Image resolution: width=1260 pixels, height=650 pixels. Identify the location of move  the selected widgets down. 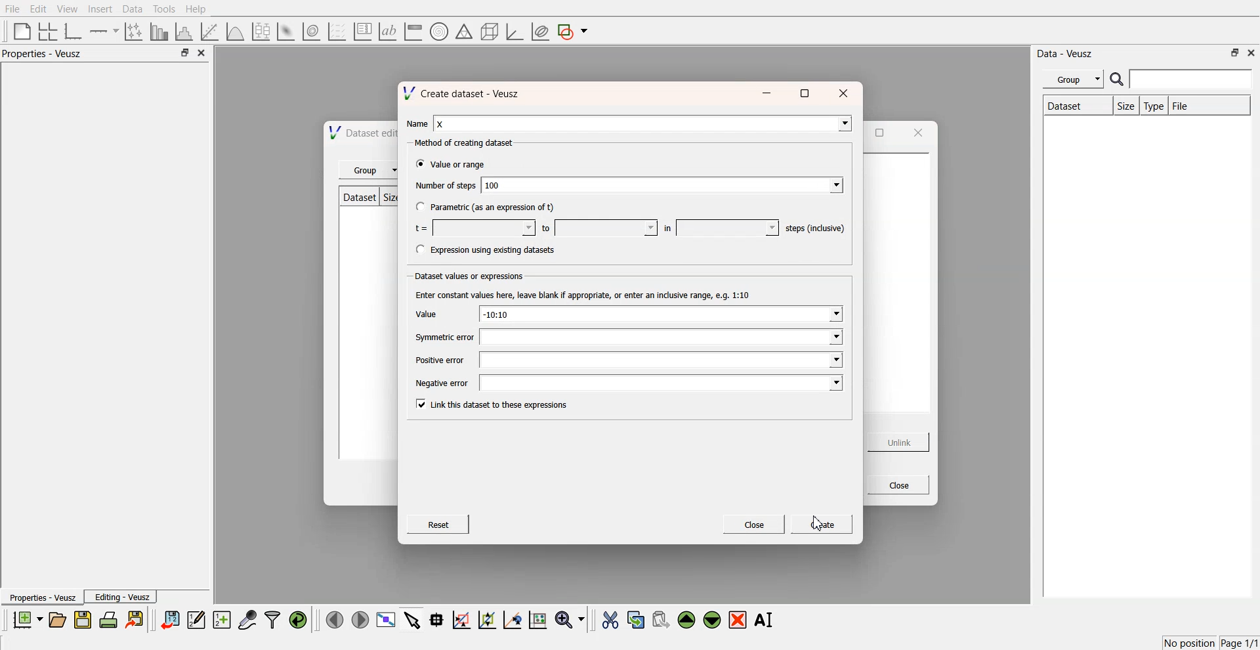
(712, 618).